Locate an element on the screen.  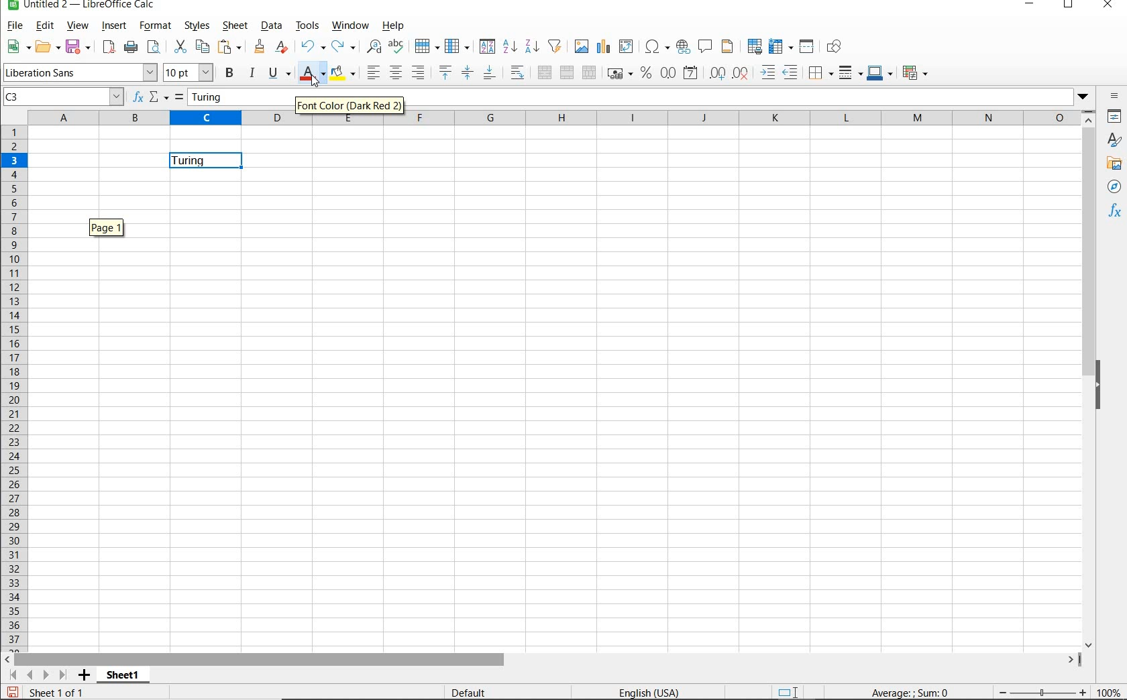
REDO is located at coordinates (345, 48).